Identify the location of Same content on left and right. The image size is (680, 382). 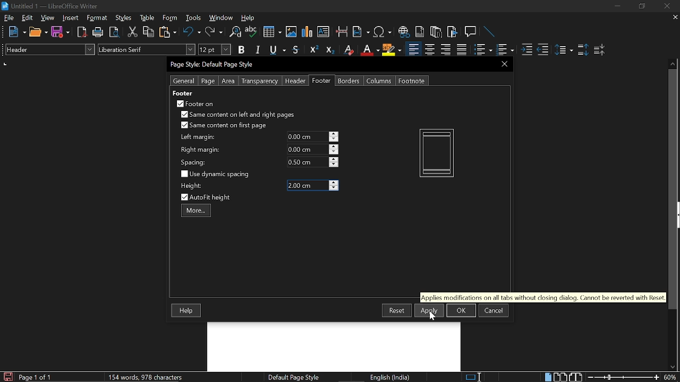
(237, 116).